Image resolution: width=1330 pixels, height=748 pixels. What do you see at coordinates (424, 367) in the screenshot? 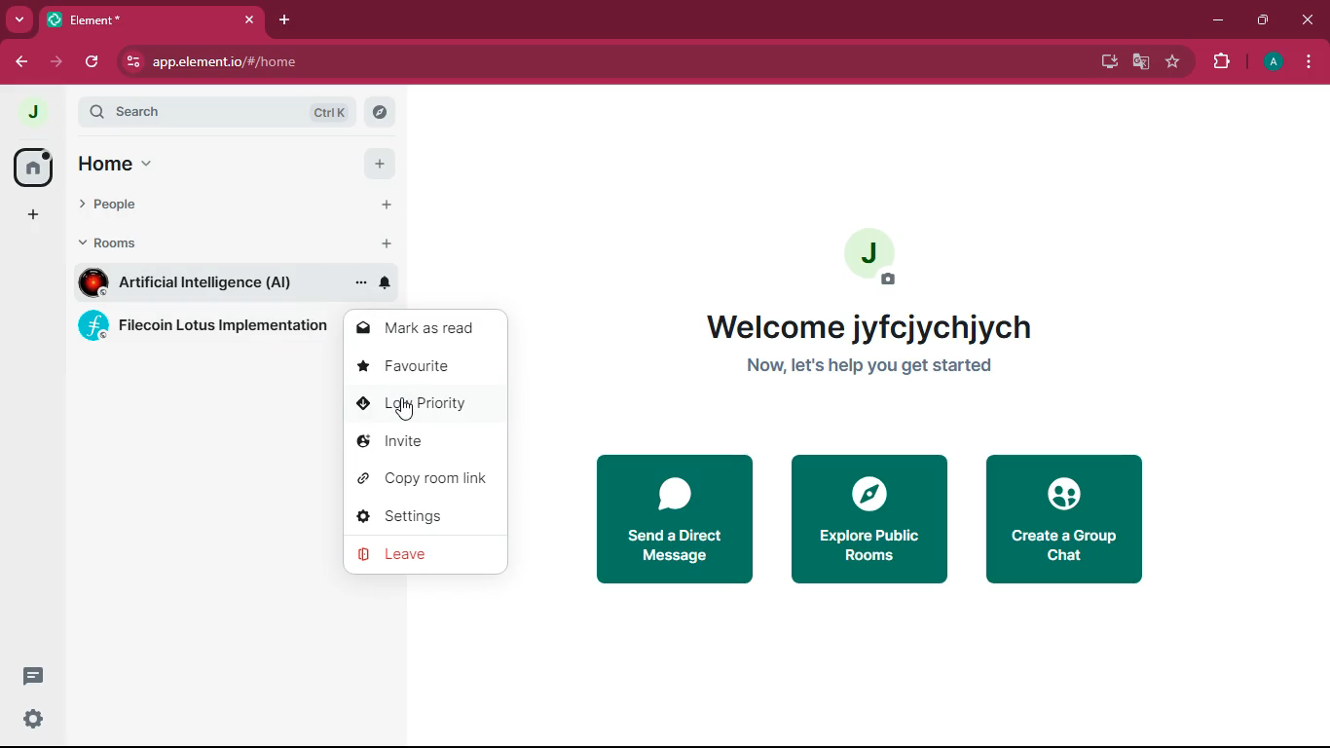
I see `favourite` at bounding box center [424, 367].